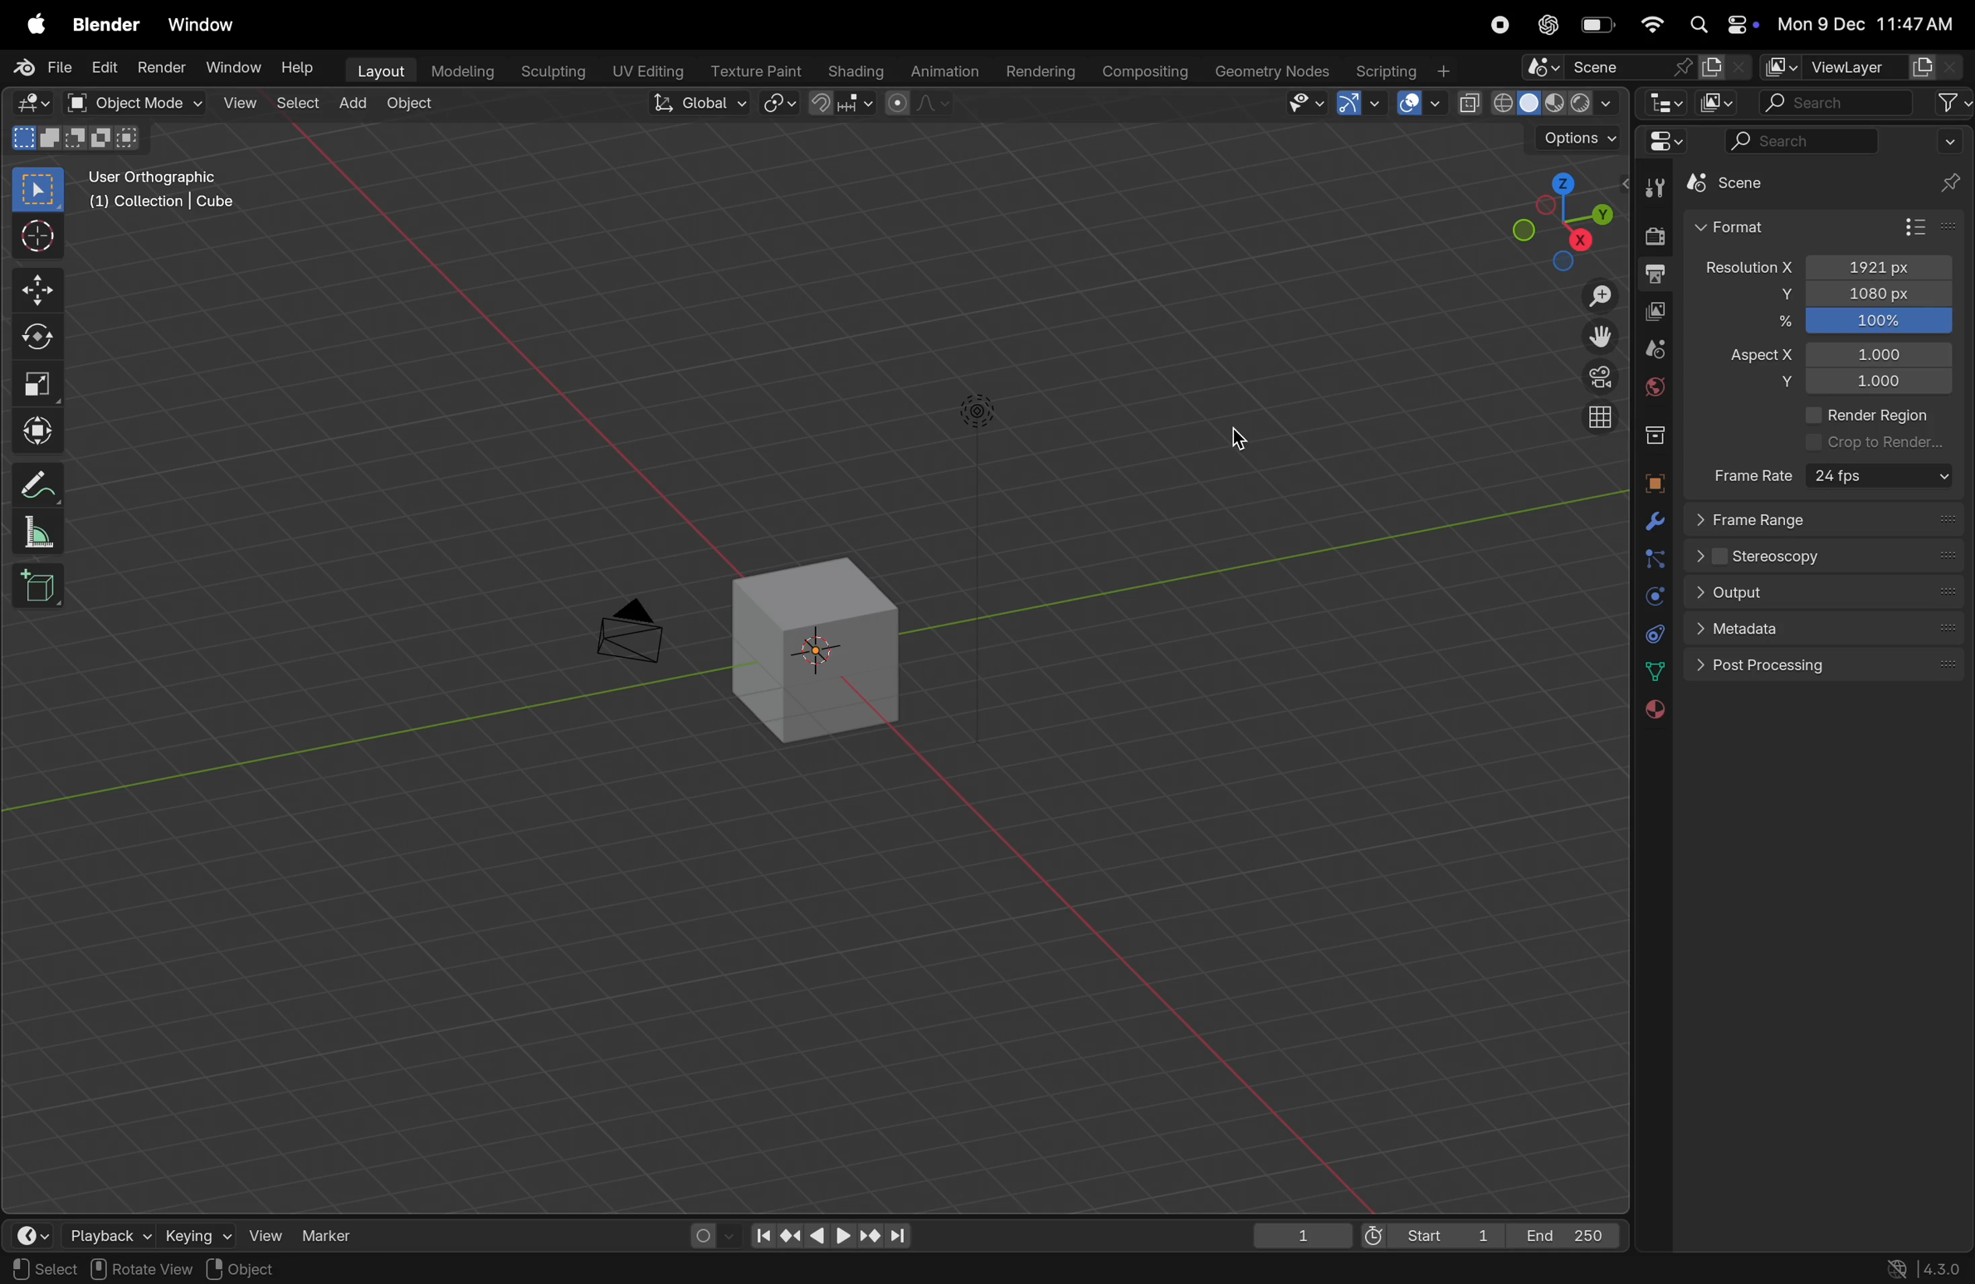 The width and height of the screenshot is (1975, 1284). What do you see at coordinates (1656, 189) in the screenshot?
I see `tool` at bounding box center [1656, 189].